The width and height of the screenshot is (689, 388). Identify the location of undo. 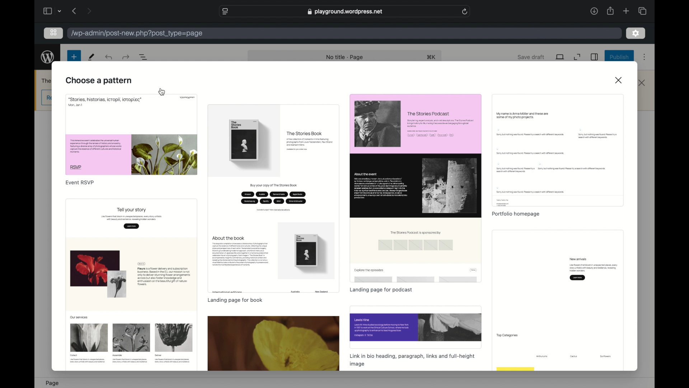
(125, 57).